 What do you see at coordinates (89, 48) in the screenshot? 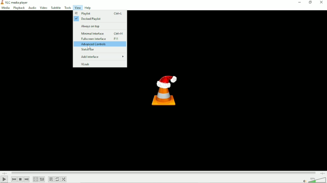
I see `Cursor` at bounding box center [89, 48].